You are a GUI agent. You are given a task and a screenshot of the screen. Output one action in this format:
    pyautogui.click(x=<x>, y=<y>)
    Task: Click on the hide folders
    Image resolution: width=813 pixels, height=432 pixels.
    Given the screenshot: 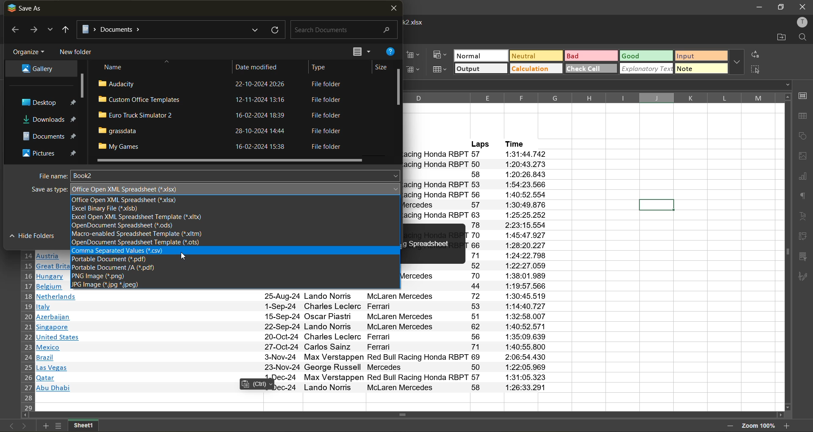 What is the action you would take?
    pyautogui.click(x=30, y=236)
    